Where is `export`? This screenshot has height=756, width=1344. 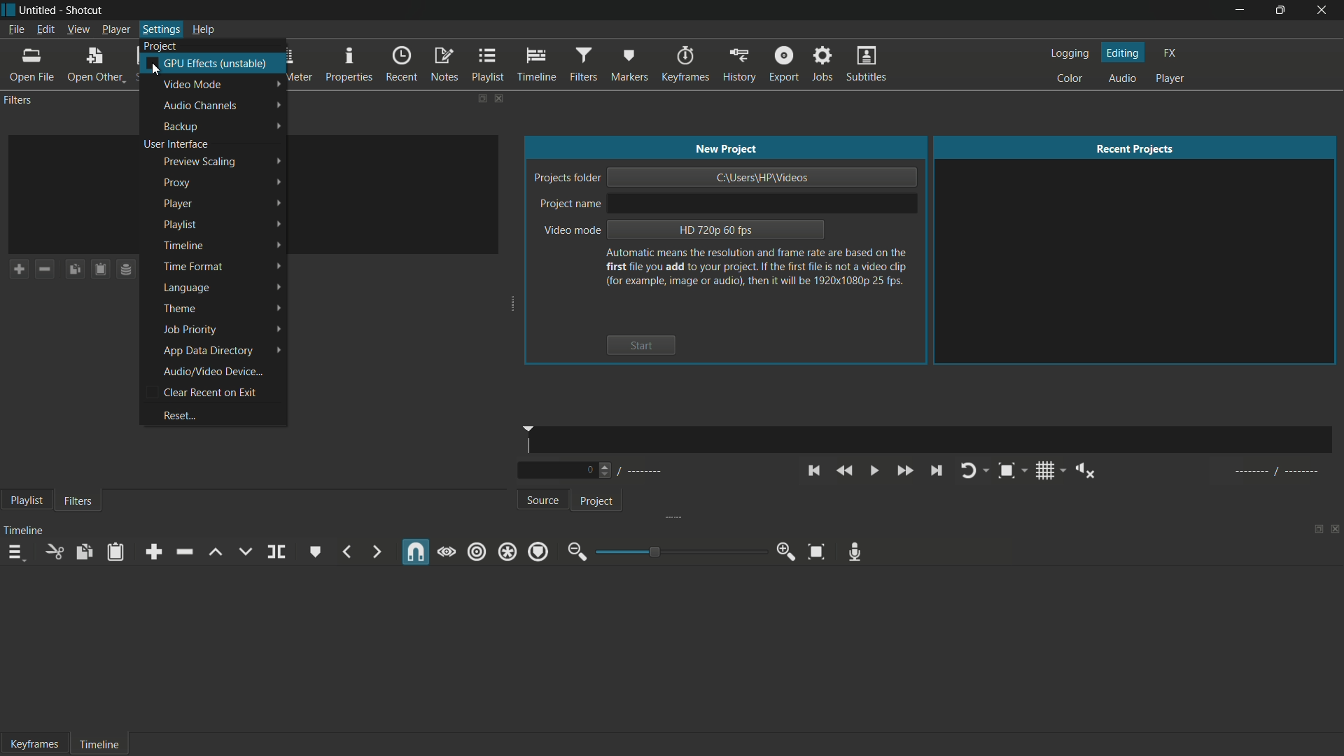 export is located at coordinates (785, 64).